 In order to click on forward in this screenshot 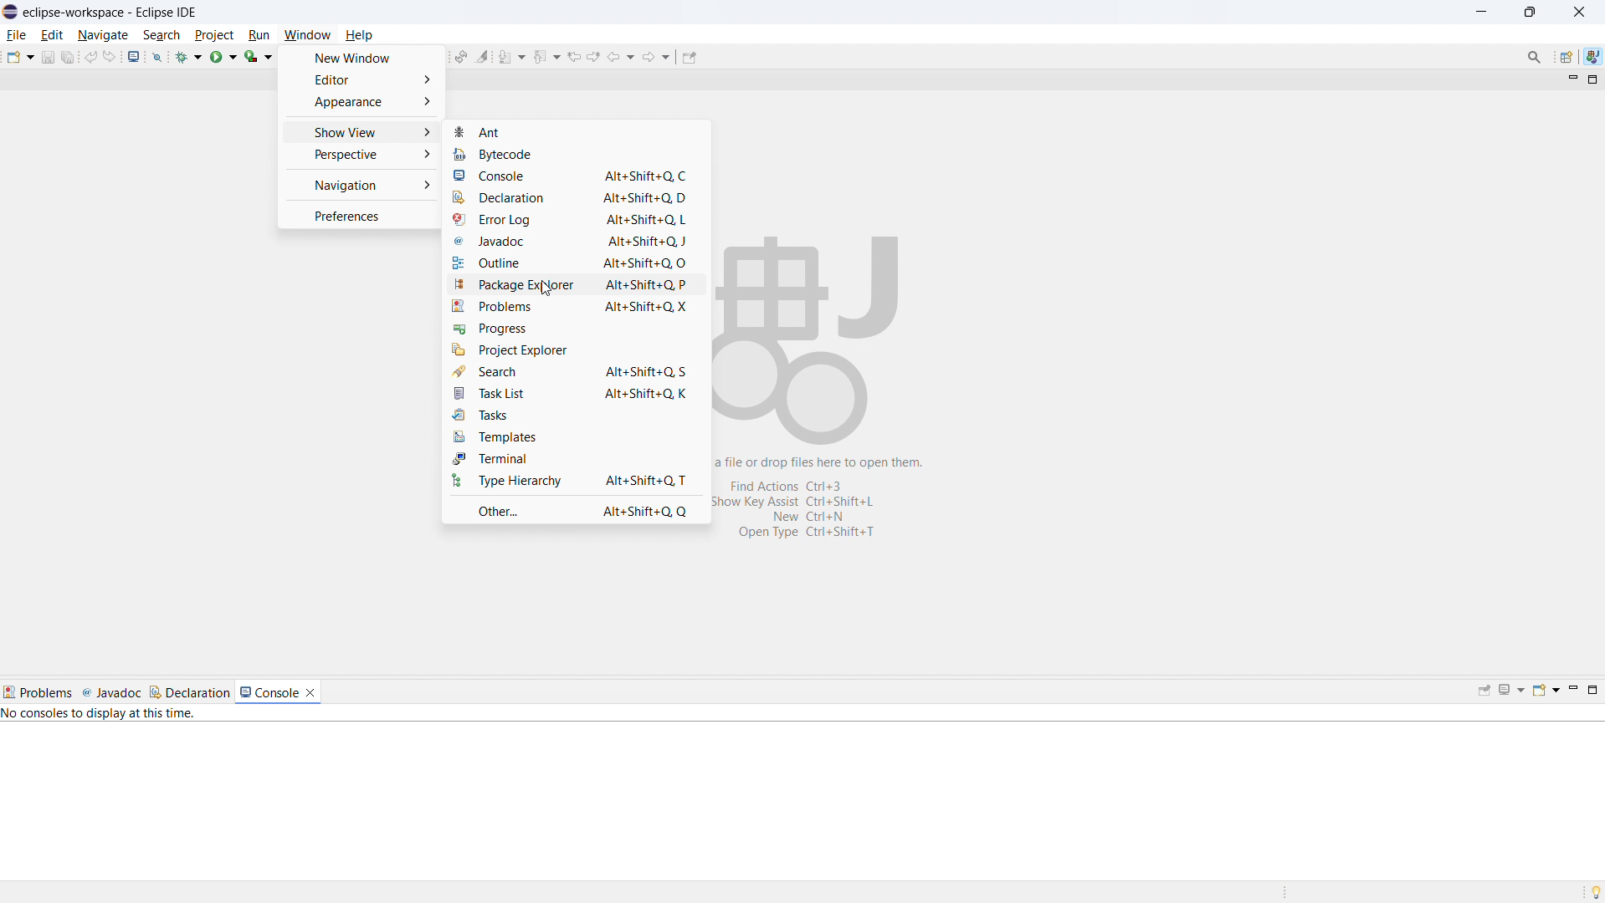, I will do `click(656, 55)`.